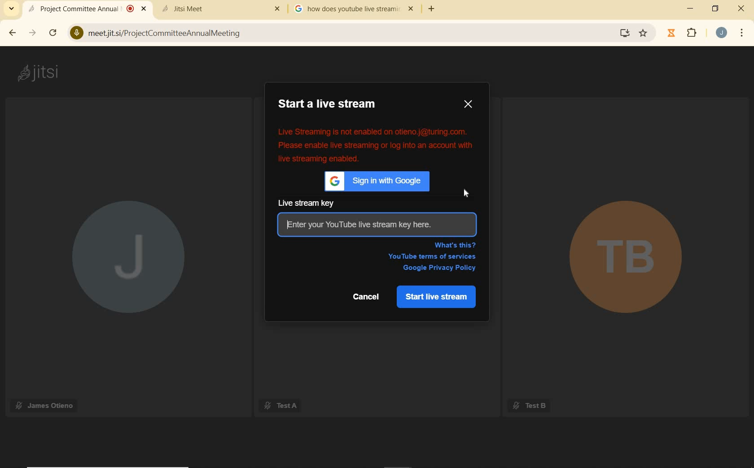  Describe the element at coordinates (434, 9) in the screenshot. I see `add tab` at that location.